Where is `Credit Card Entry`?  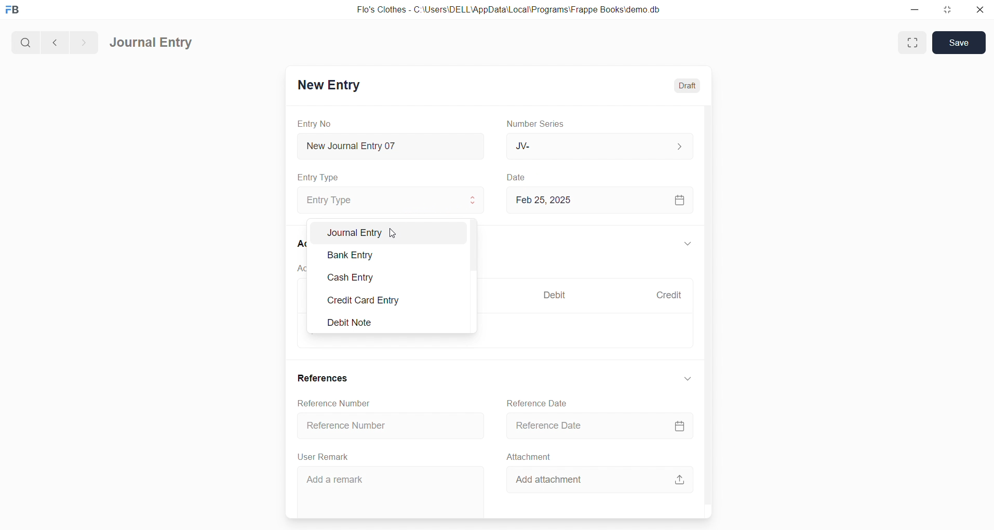
Credit Card Entry is located at coordinates (392, 301).